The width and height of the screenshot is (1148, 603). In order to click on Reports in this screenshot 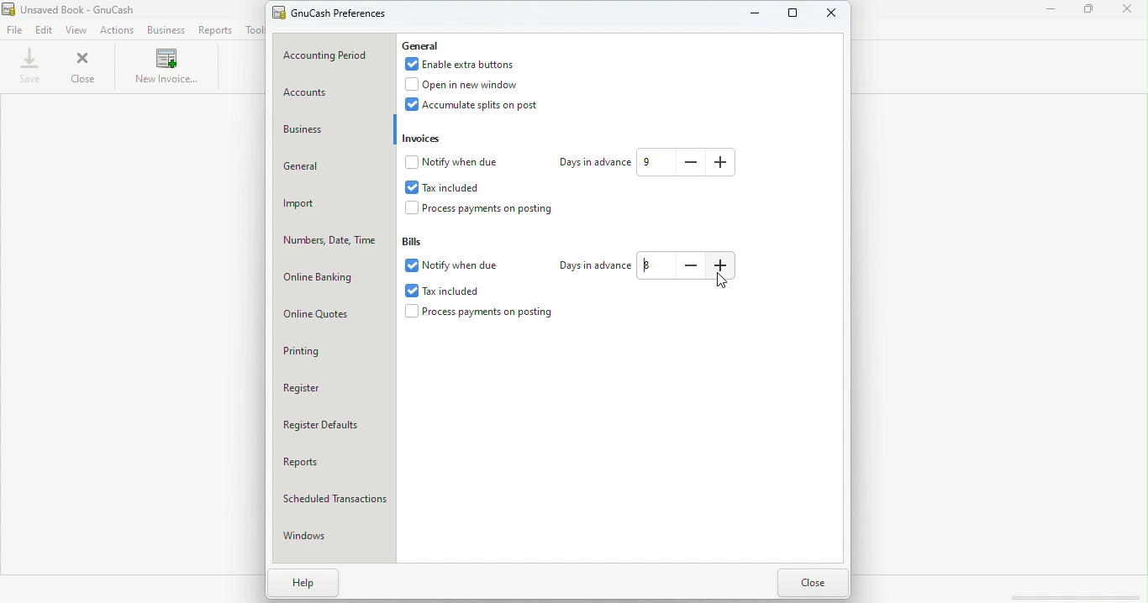, I will do `click(330, 462)`.